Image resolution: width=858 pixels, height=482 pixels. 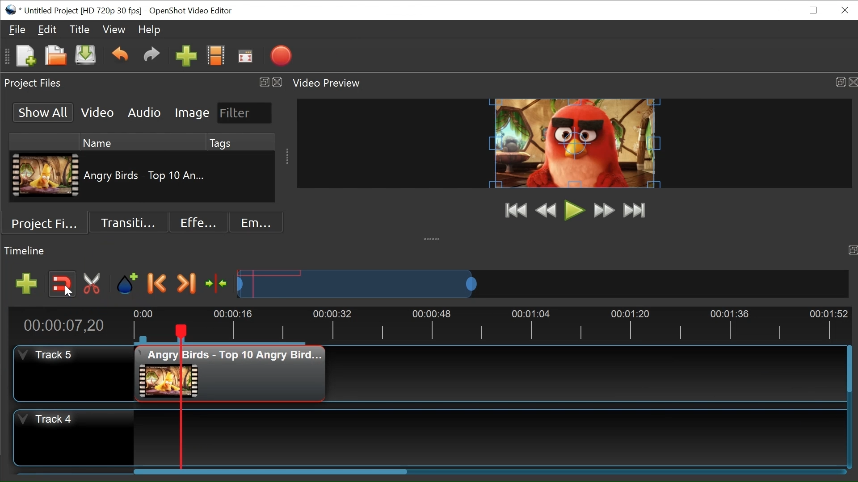 What do you see at coordinates (849, 369) in the screenshot?
I see `Vertical Scroll bar` at bounding box center [849, 369].